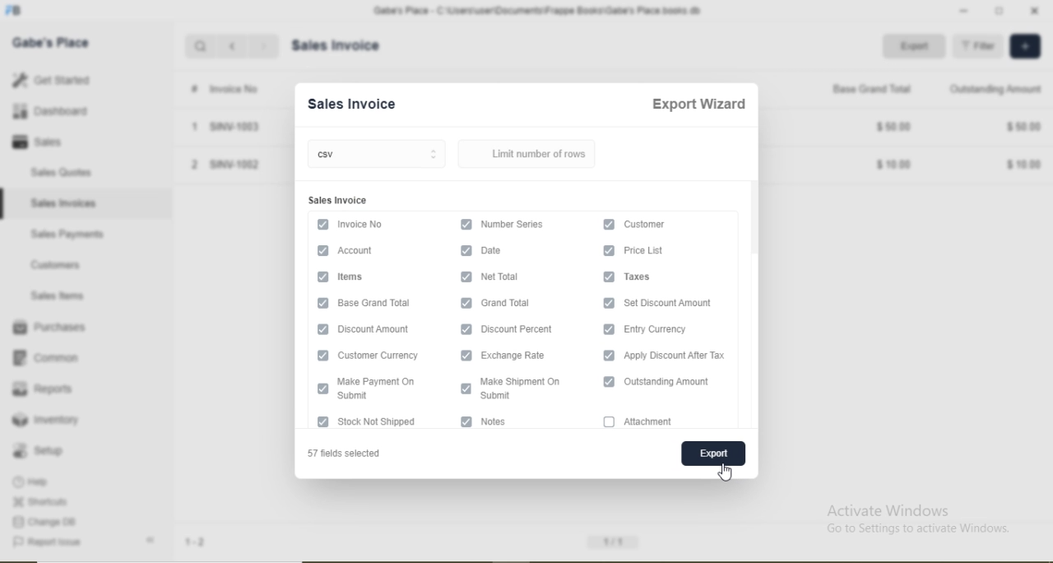  I want to click on back, so click(232, 46).